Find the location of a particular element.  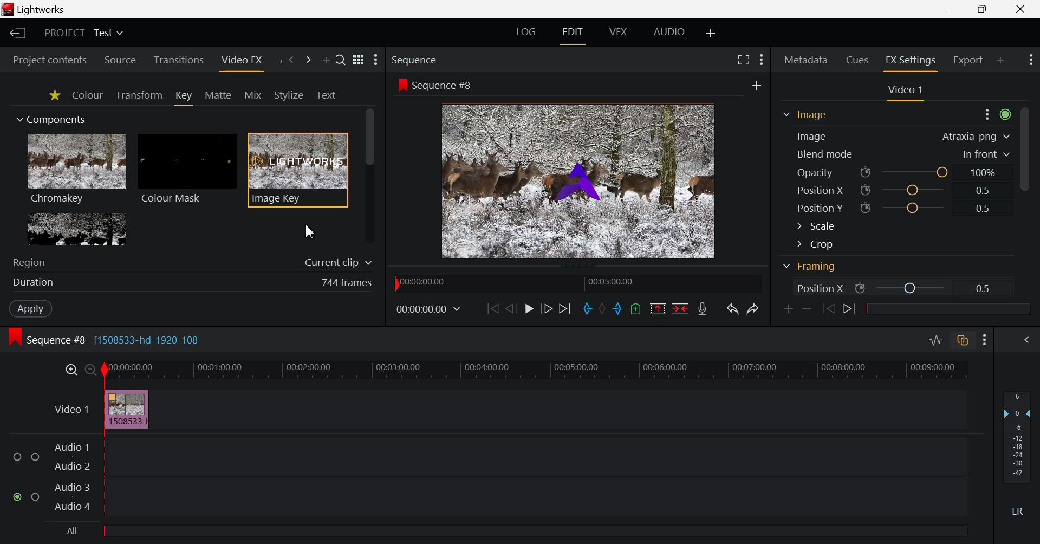

Go Forward is located at coordinates (547, 308).